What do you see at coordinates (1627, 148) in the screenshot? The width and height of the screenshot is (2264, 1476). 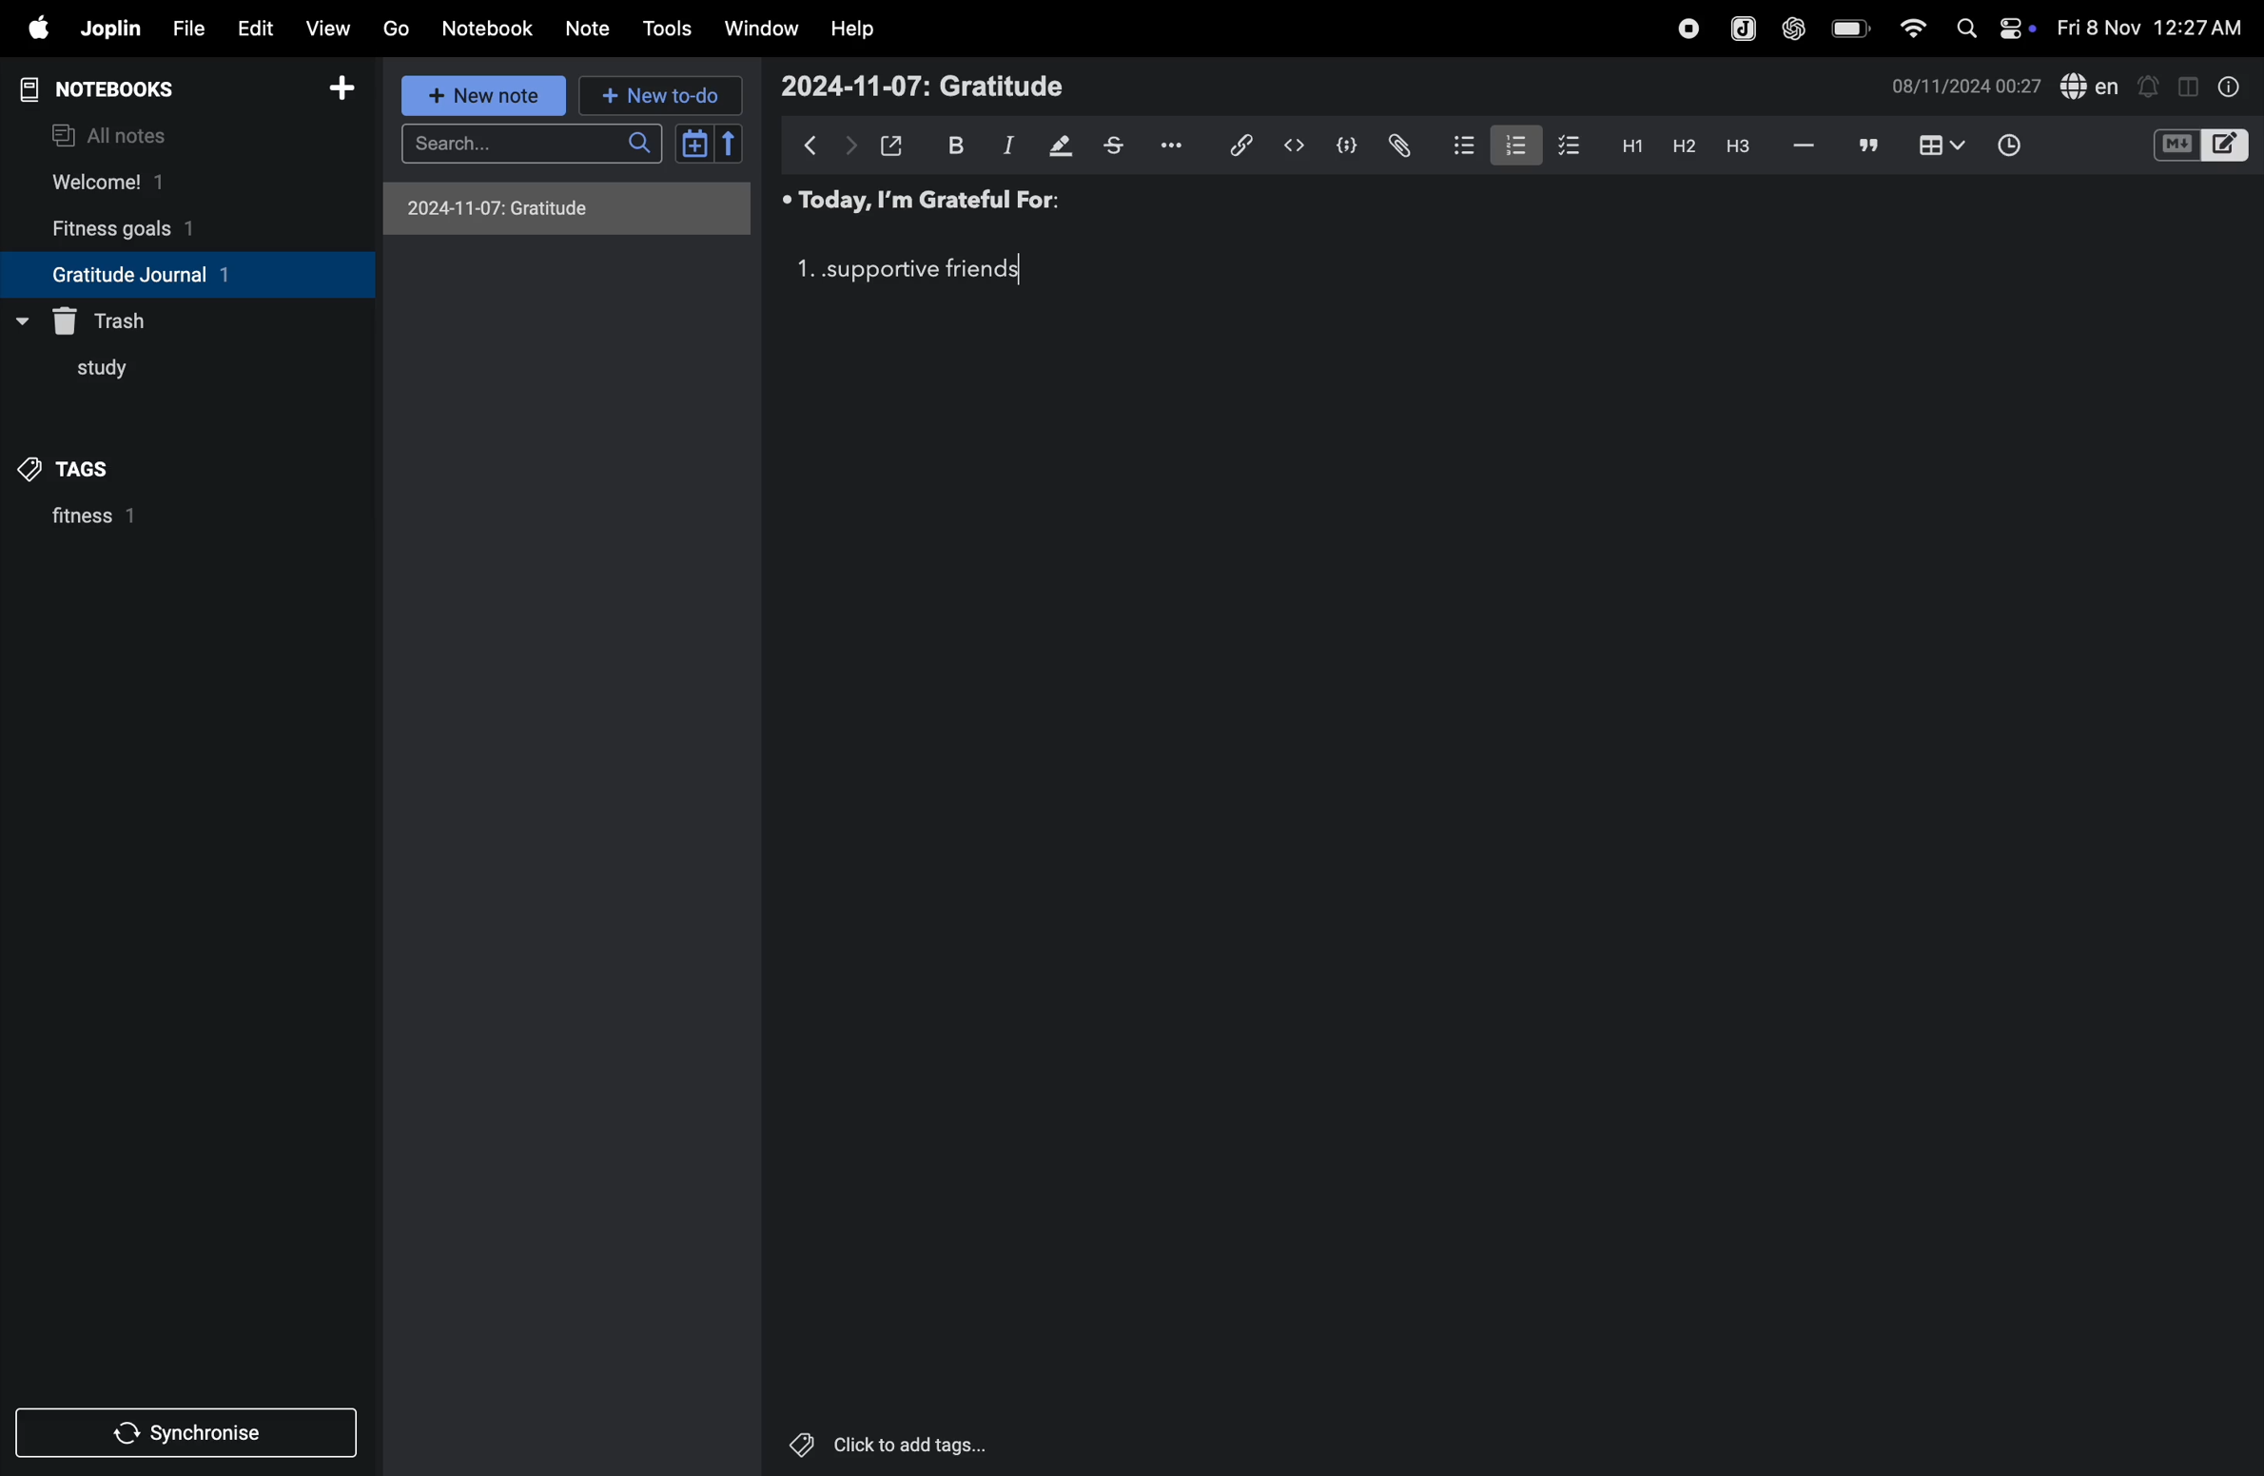 I see `heading 1` at bounding box center [1627, 148].